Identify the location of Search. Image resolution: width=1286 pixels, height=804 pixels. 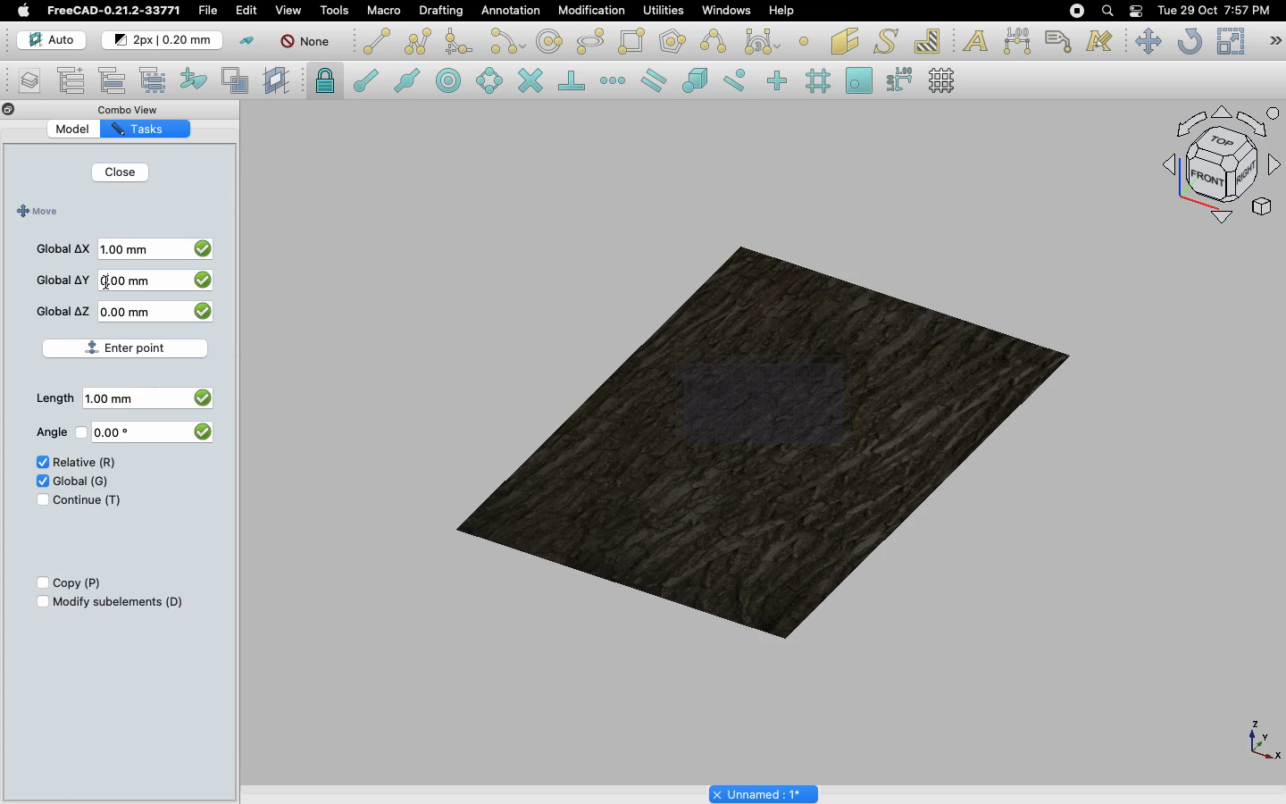
(1106, 11).